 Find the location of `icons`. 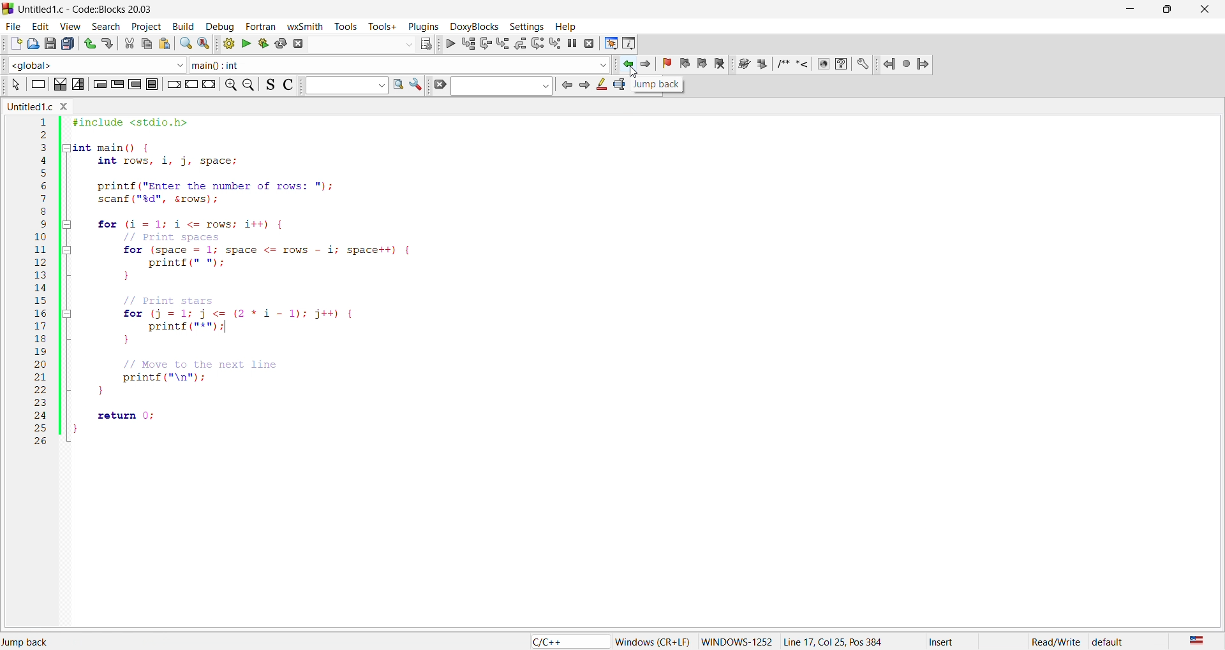

icons is located at coordinates (427, 43).